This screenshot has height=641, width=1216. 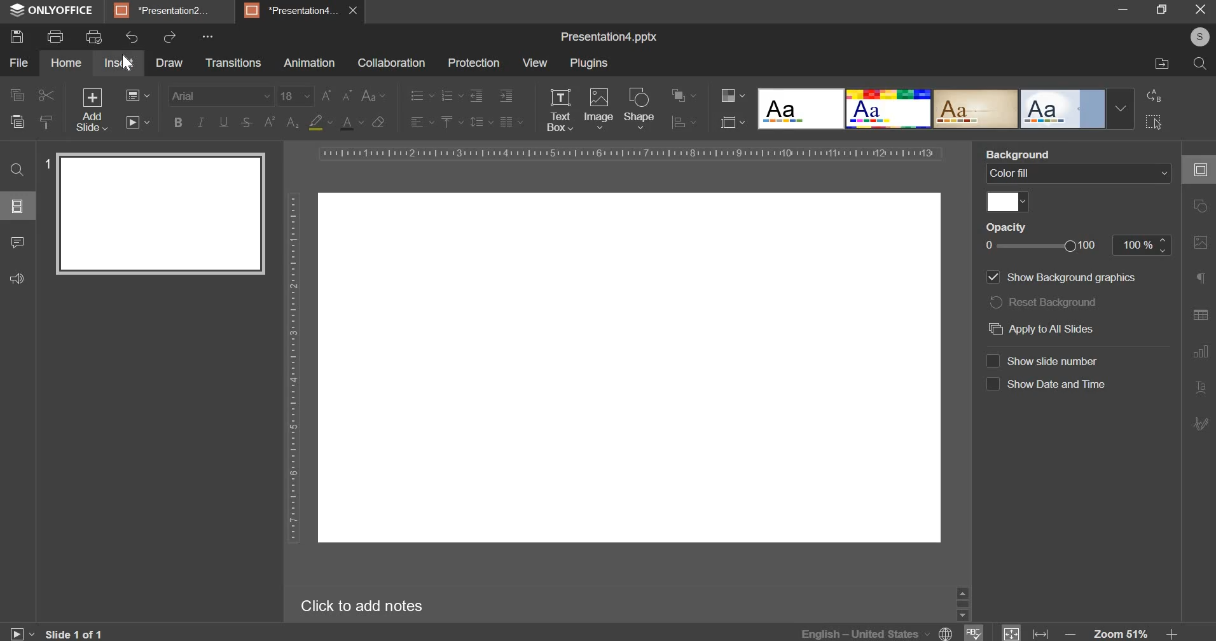 What do you see at coordinates (18, 279) in the screenshot?
I see `feedback & support` at bounding box center [18, 279].